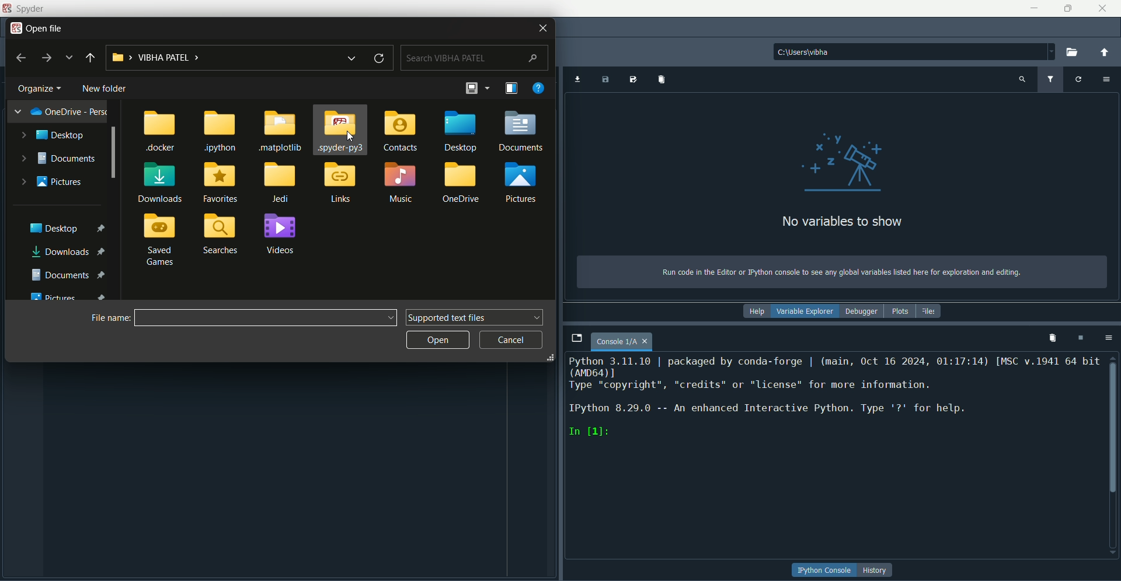  What do you see at coordinates (844, 223) in the screenshot?
I see `text` at bounding box center [844, 223].